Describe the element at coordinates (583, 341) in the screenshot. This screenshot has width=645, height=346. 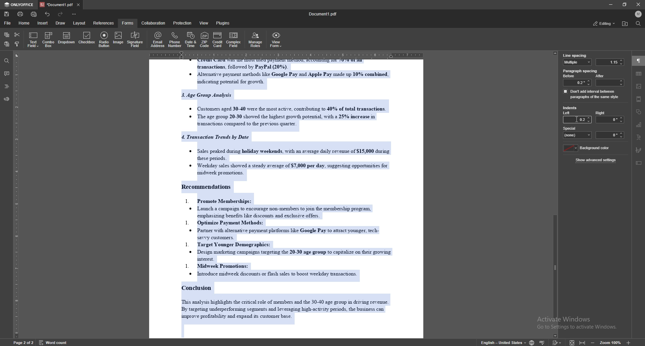
I see `fit to width` at that location.